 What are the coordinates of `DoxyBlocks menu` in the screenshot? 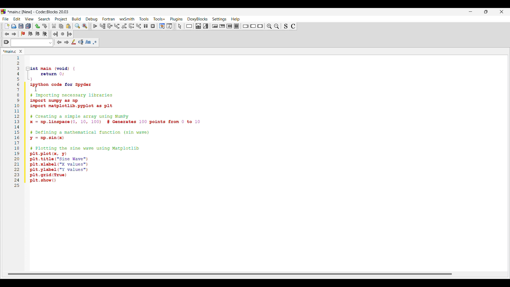 It's located at (197, 19).